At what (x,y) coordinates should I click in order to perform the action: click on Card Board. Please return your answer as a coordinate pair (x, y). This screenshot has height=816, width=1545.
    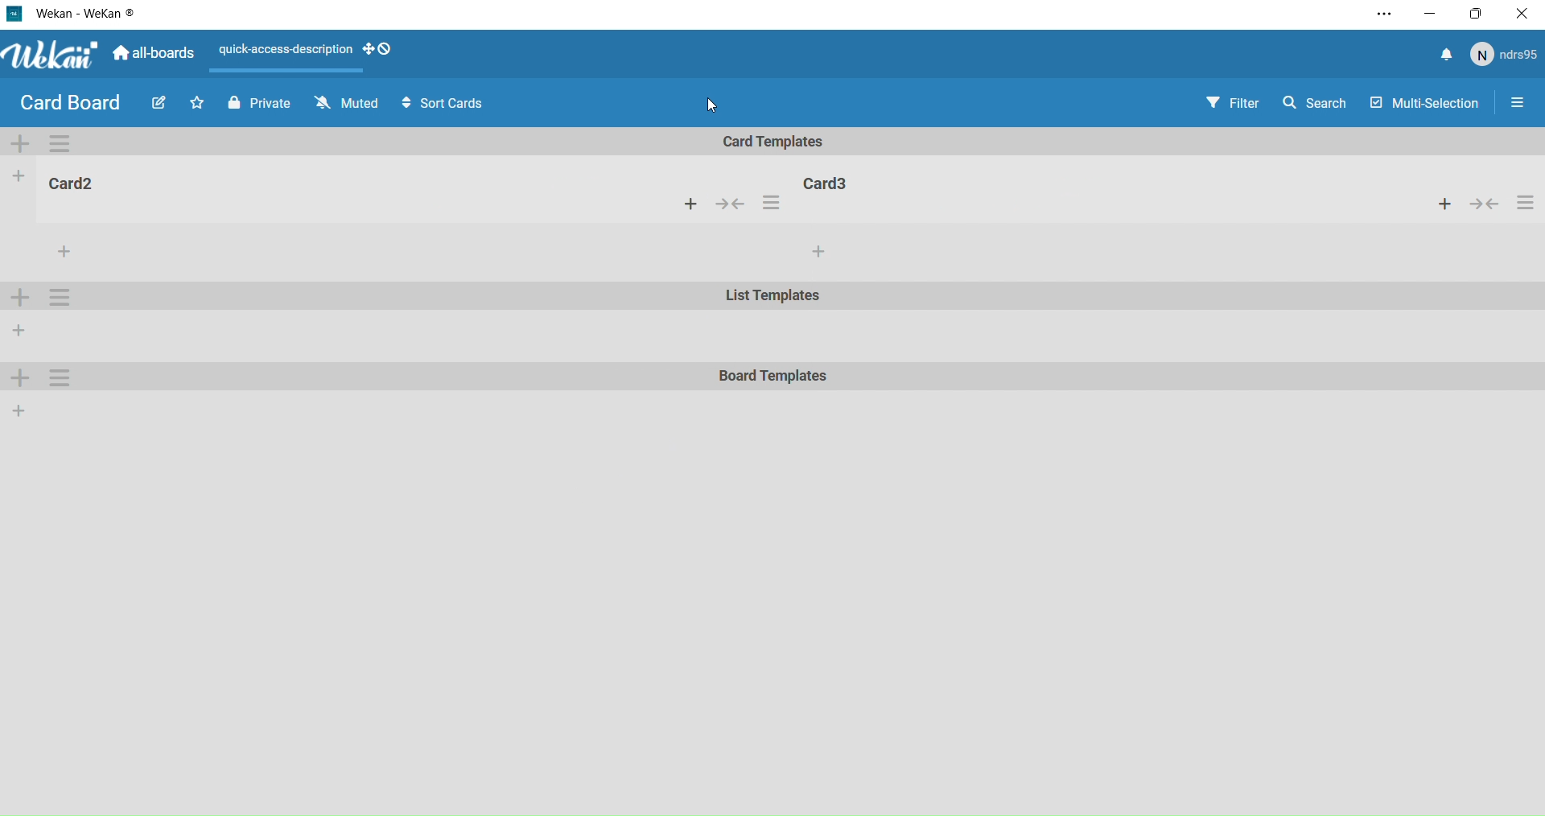
    Looking at the image, I should click on (69, 105).